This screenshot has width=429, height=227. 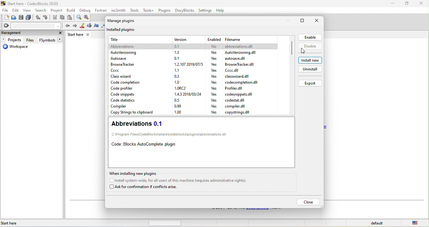 I want to click on yes, so click(x=214, y=70).